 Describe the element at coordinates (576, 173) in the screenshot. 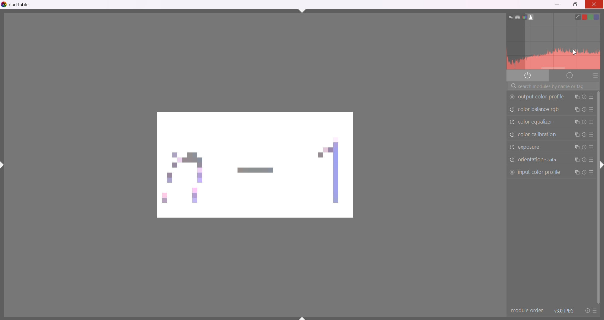

I see `instance` at that location.